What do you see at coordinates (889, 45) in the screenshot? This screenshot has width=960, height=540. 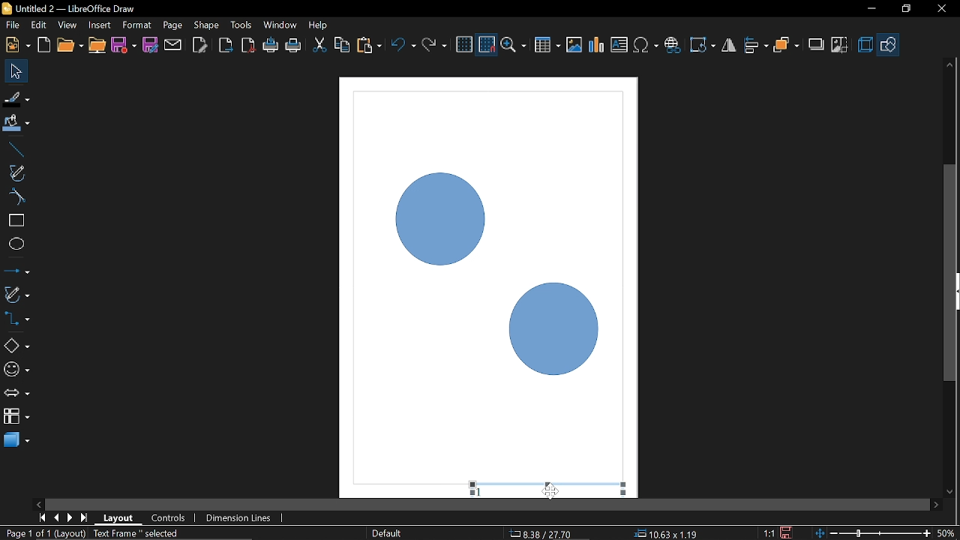 I see `Draw shapes` at bounding box center [889, 45].